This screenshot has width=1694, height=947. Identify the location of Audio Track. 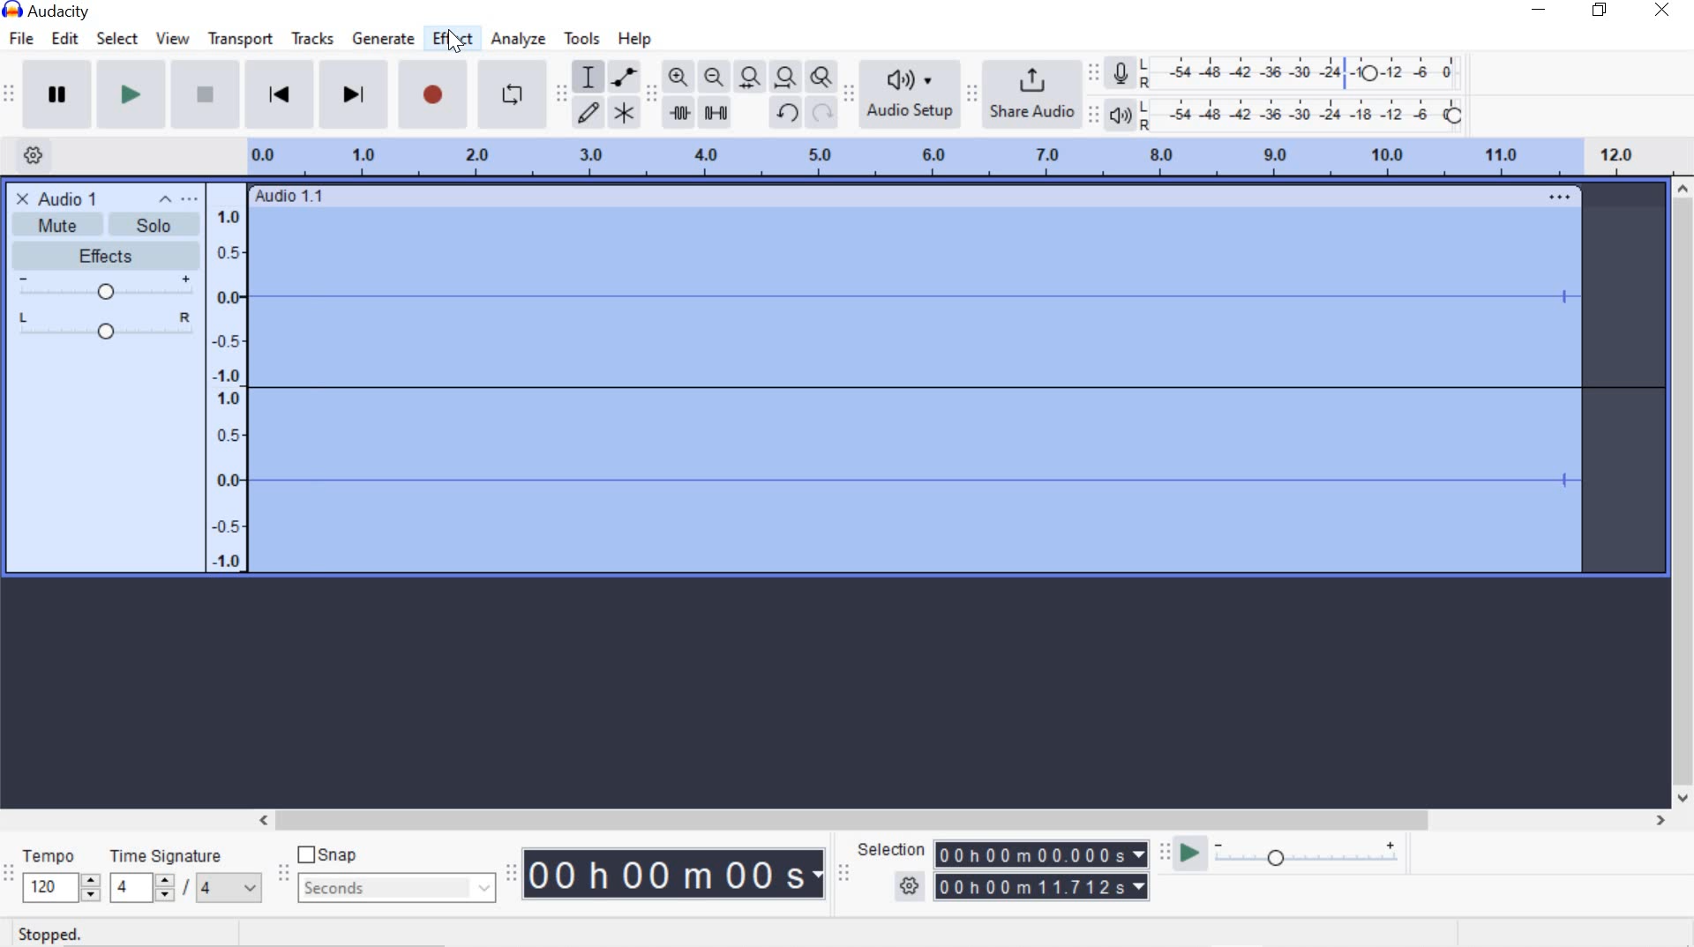
(958, 391).